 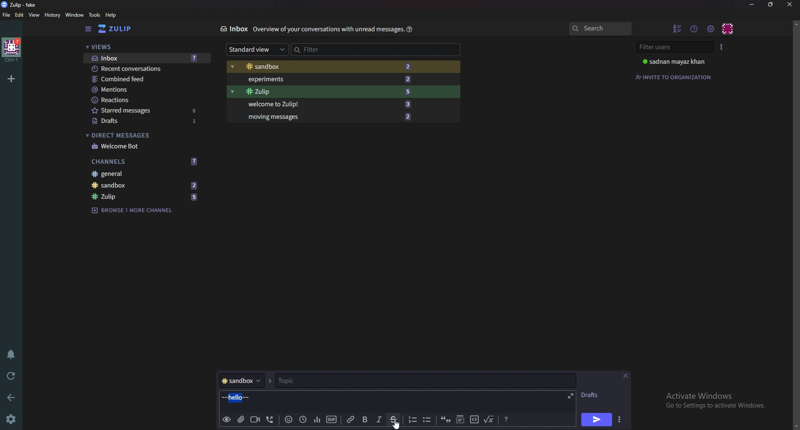 What do you see at coordinates (711, 28) in the screenshot?
I see `Main menu` at bounding box center [711, 28].